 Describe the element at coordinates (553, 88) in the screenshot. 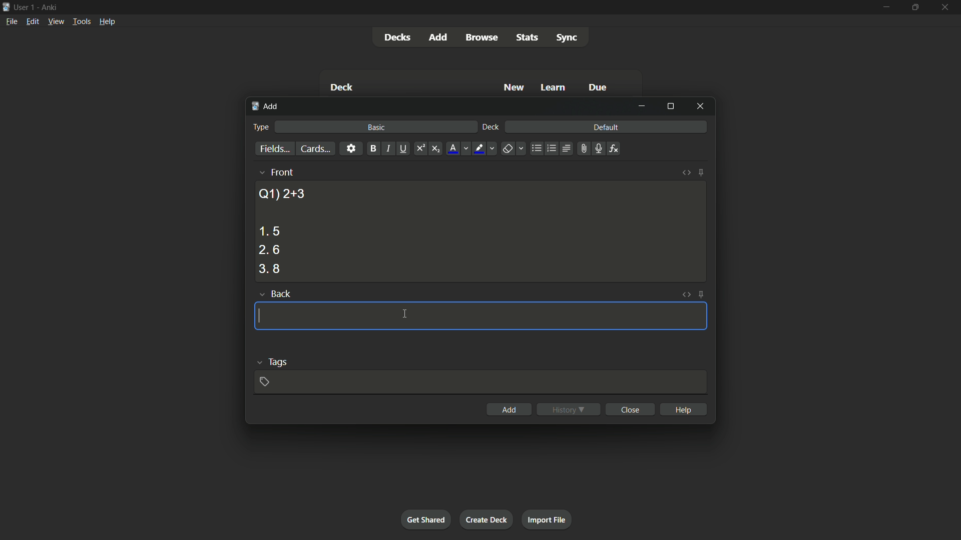

I see `learn` at that location.